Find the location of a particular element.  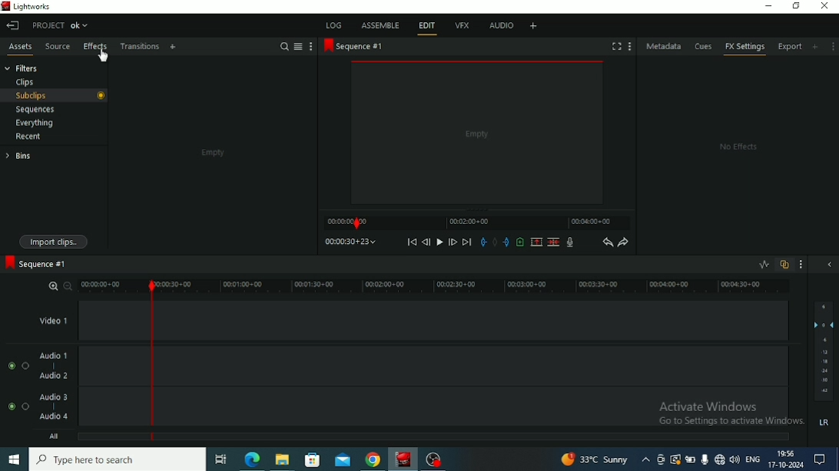

battery is located at coordinates (691, 459).